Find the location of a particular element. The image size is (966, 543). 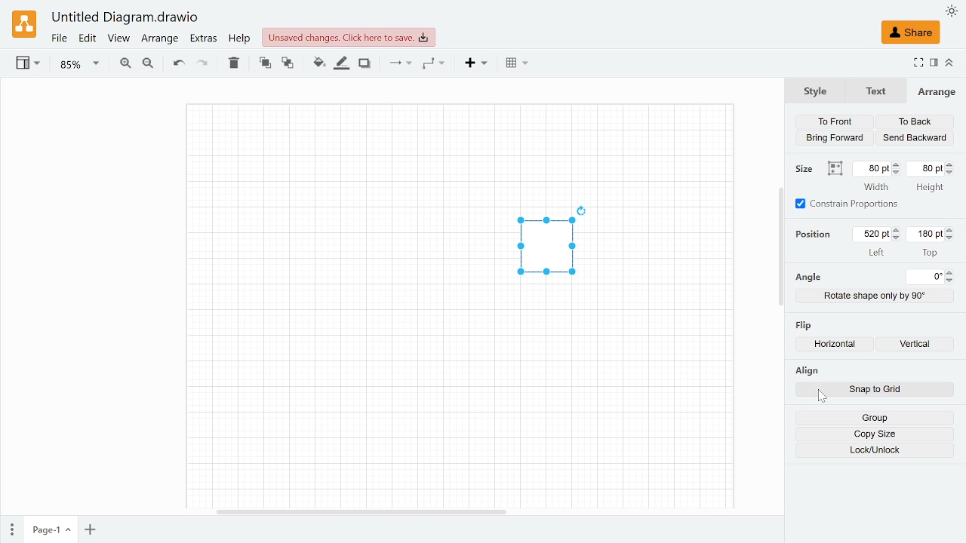

To front is located at coordinates (834, 121).